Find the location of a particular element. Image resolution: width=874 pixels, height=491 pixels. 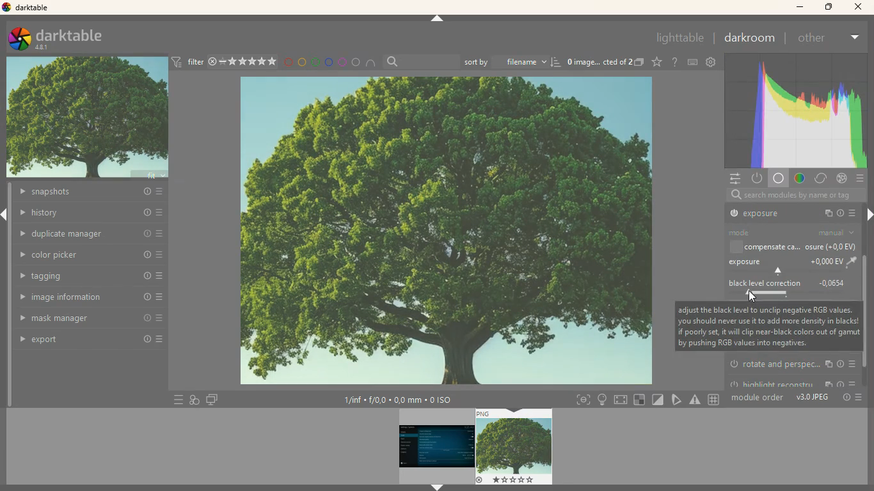

exposure is located at coordinates (790, 266).